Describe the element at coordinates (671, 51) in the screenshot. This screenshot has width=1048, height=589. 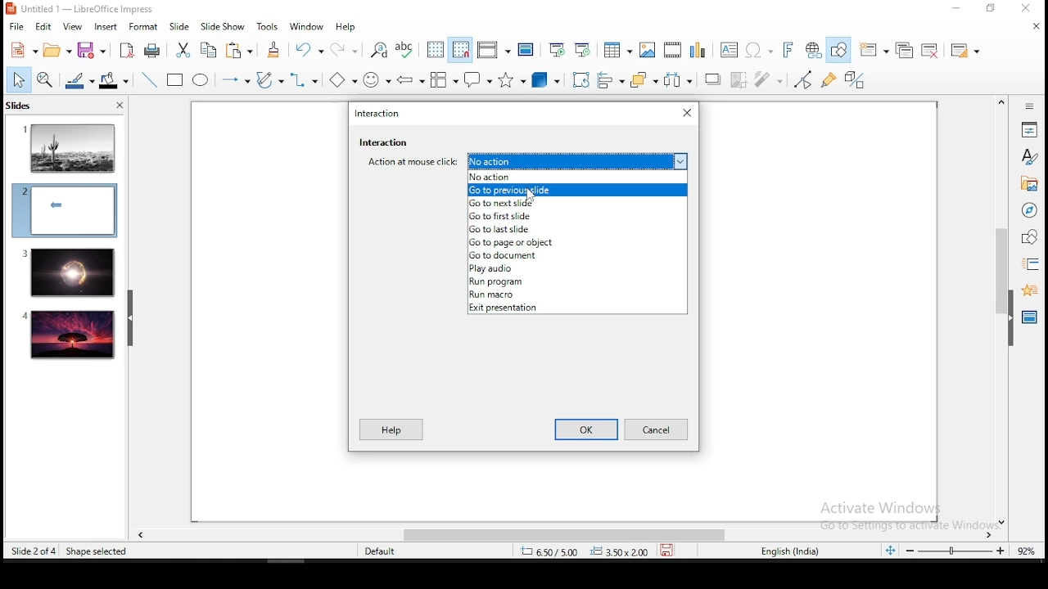
I see `insert audio and video` at that location.